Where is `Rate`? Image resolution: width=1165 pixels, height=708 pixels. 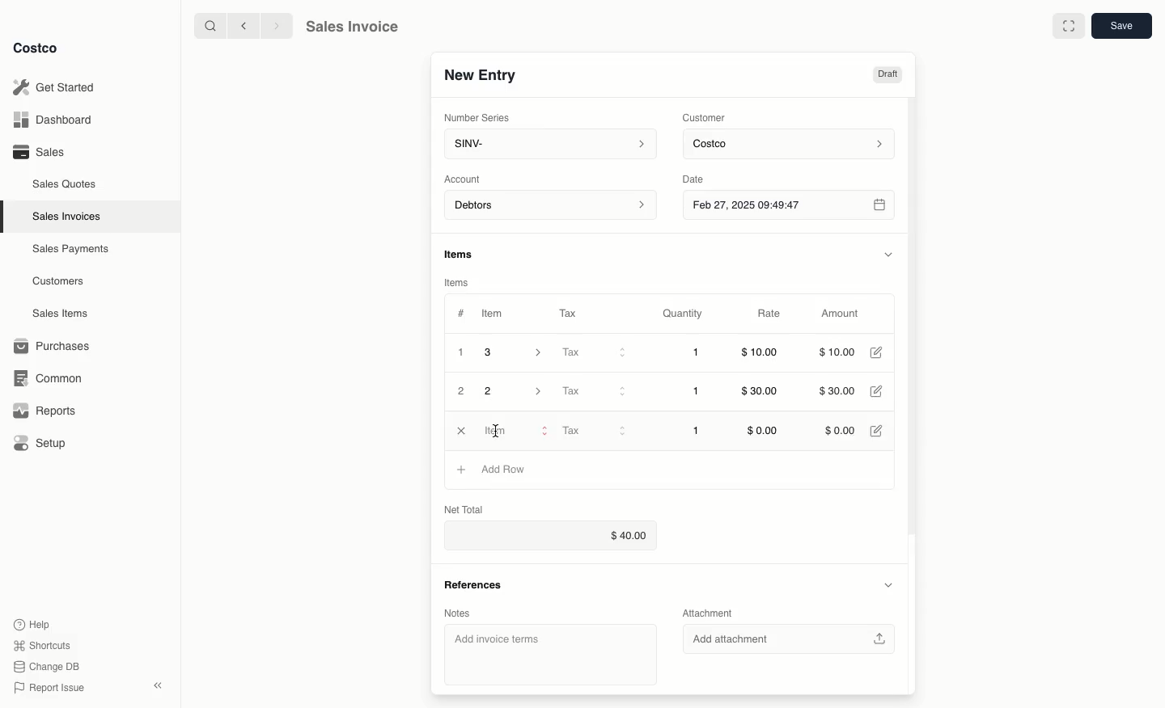
Rate is located at coordinates (770, 314).